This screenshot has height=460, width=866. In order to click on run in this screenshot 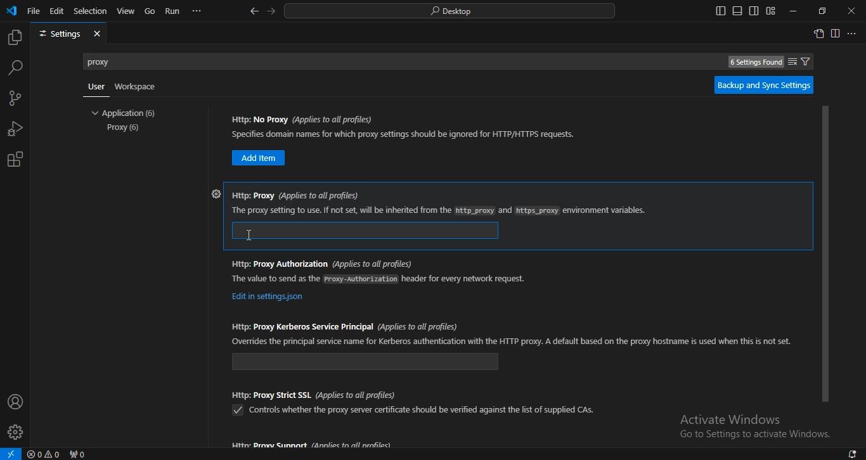, I will do `click(173, 11)`.